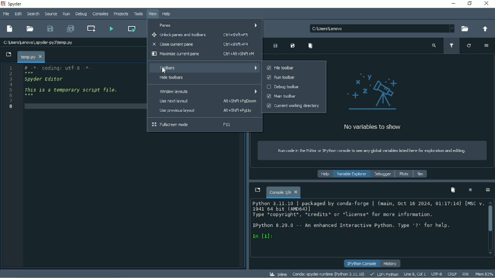 This screenshot has width=495, height=278. What do you see at coordinates (10, 29) in the screenshot?
I see `New file` at bounding box center [10, 29].